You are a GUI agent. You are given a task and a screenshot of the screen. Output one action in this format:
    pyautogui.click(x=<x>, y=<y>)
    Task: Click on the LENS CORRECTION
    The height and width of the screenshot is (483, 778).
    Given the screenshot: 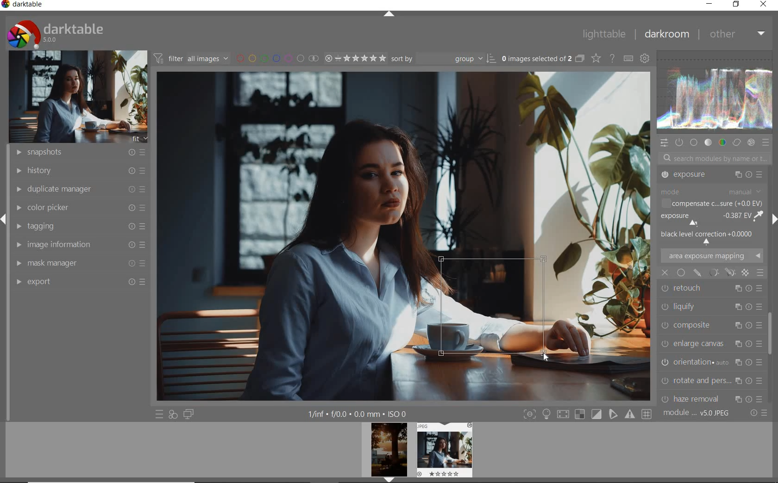 What is the action you would take?
    pyautogui.click(x=712, y=378)
    